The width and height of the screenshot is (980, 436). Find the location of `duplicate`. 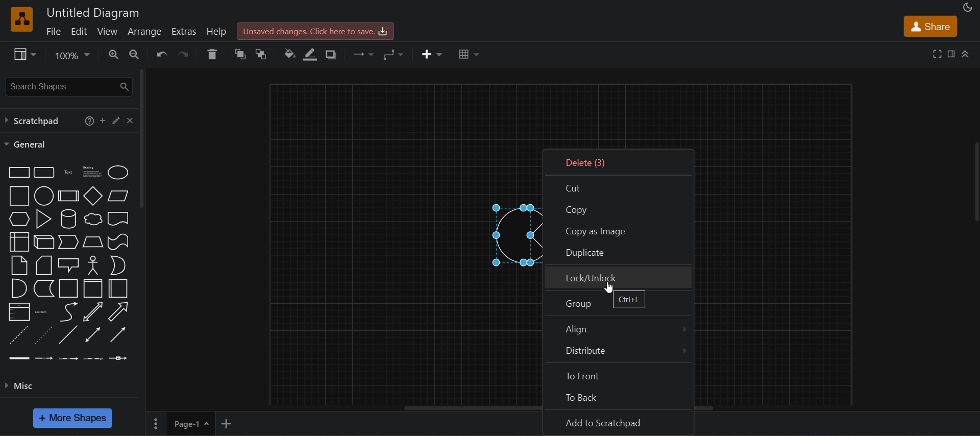

duplicate is located at coordinates (616, 253).